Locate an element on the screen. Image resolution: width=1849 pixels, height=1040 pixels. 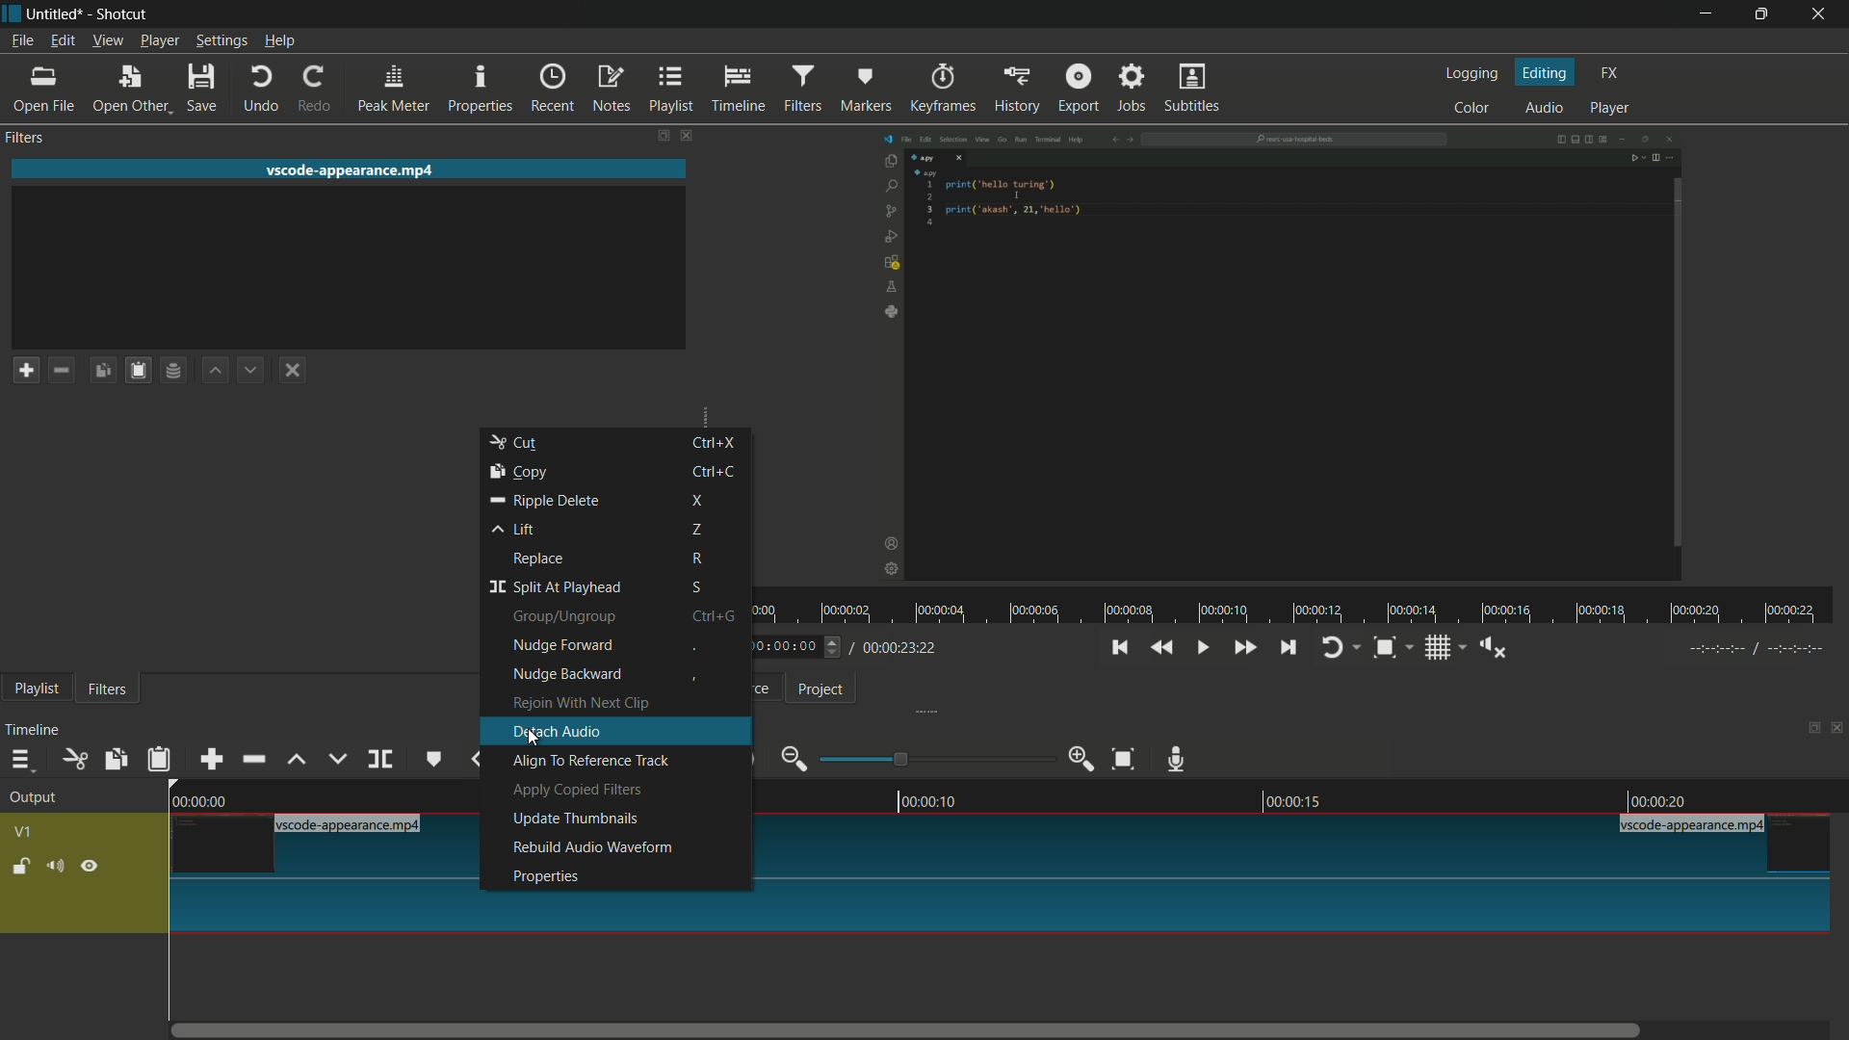
in point is located at coordinates (1758, 648).